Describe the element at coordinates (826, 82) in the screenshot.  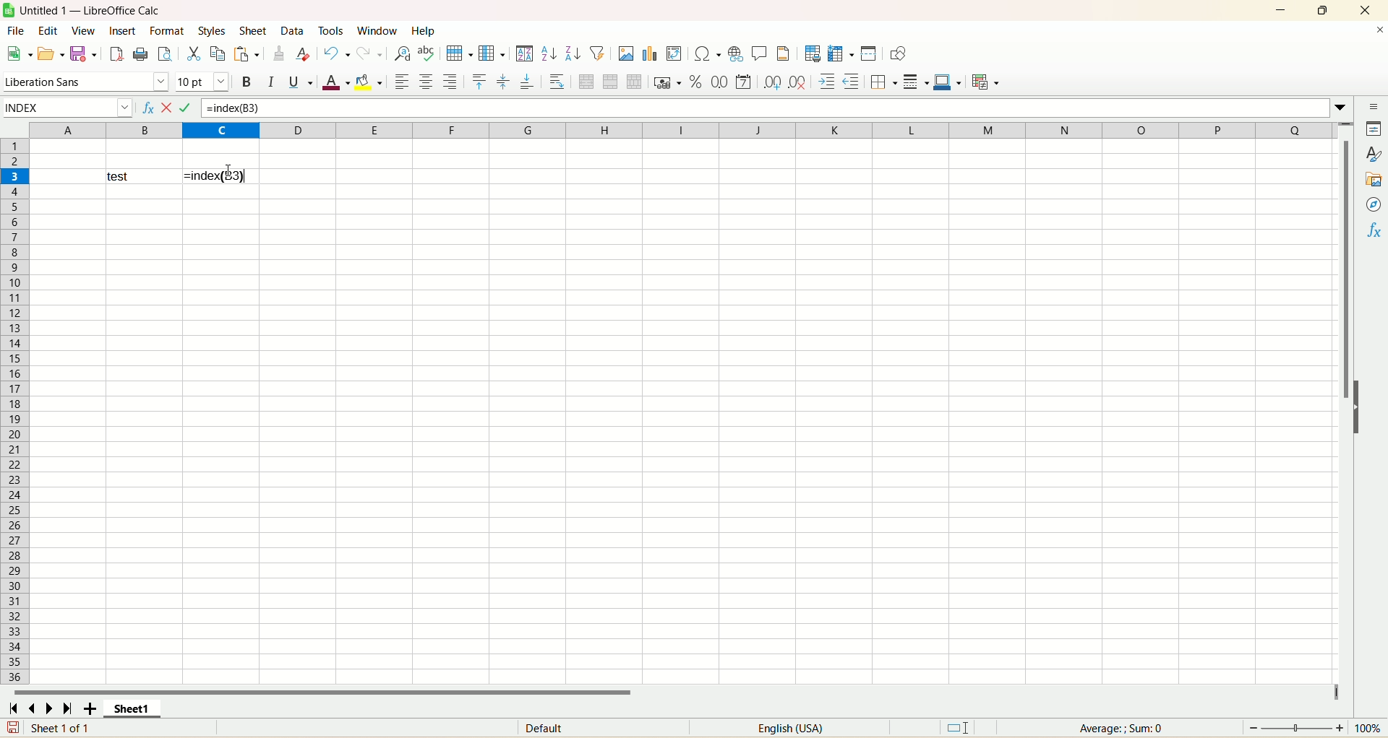
I see `Increase indent` at that location.